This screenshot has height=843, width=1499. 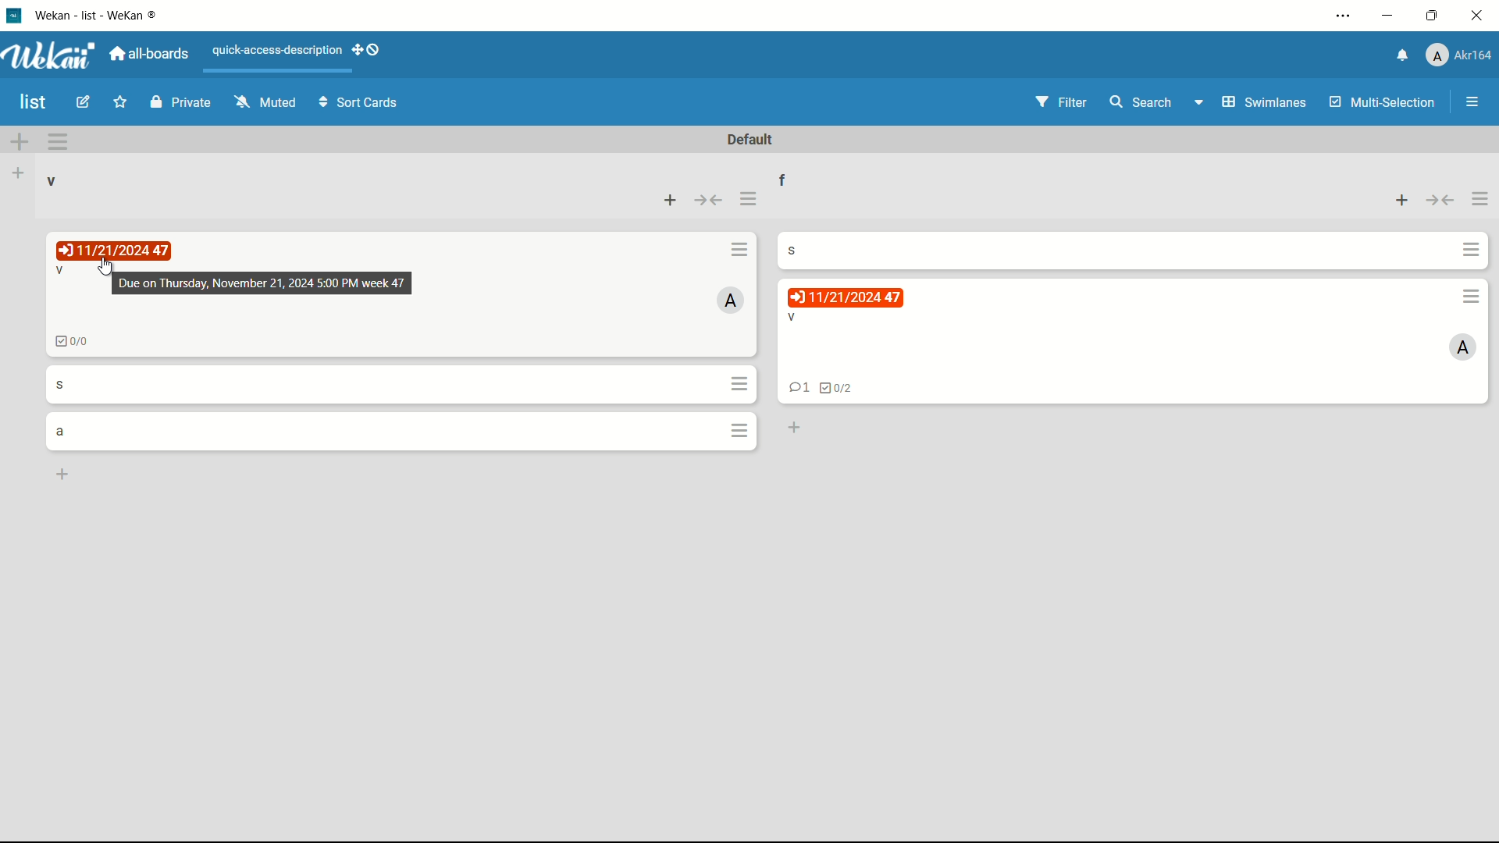 What do you see at coordinates (20, 140) in the screenshot?
I see `add swimlane` at bounding box center [20, 140].